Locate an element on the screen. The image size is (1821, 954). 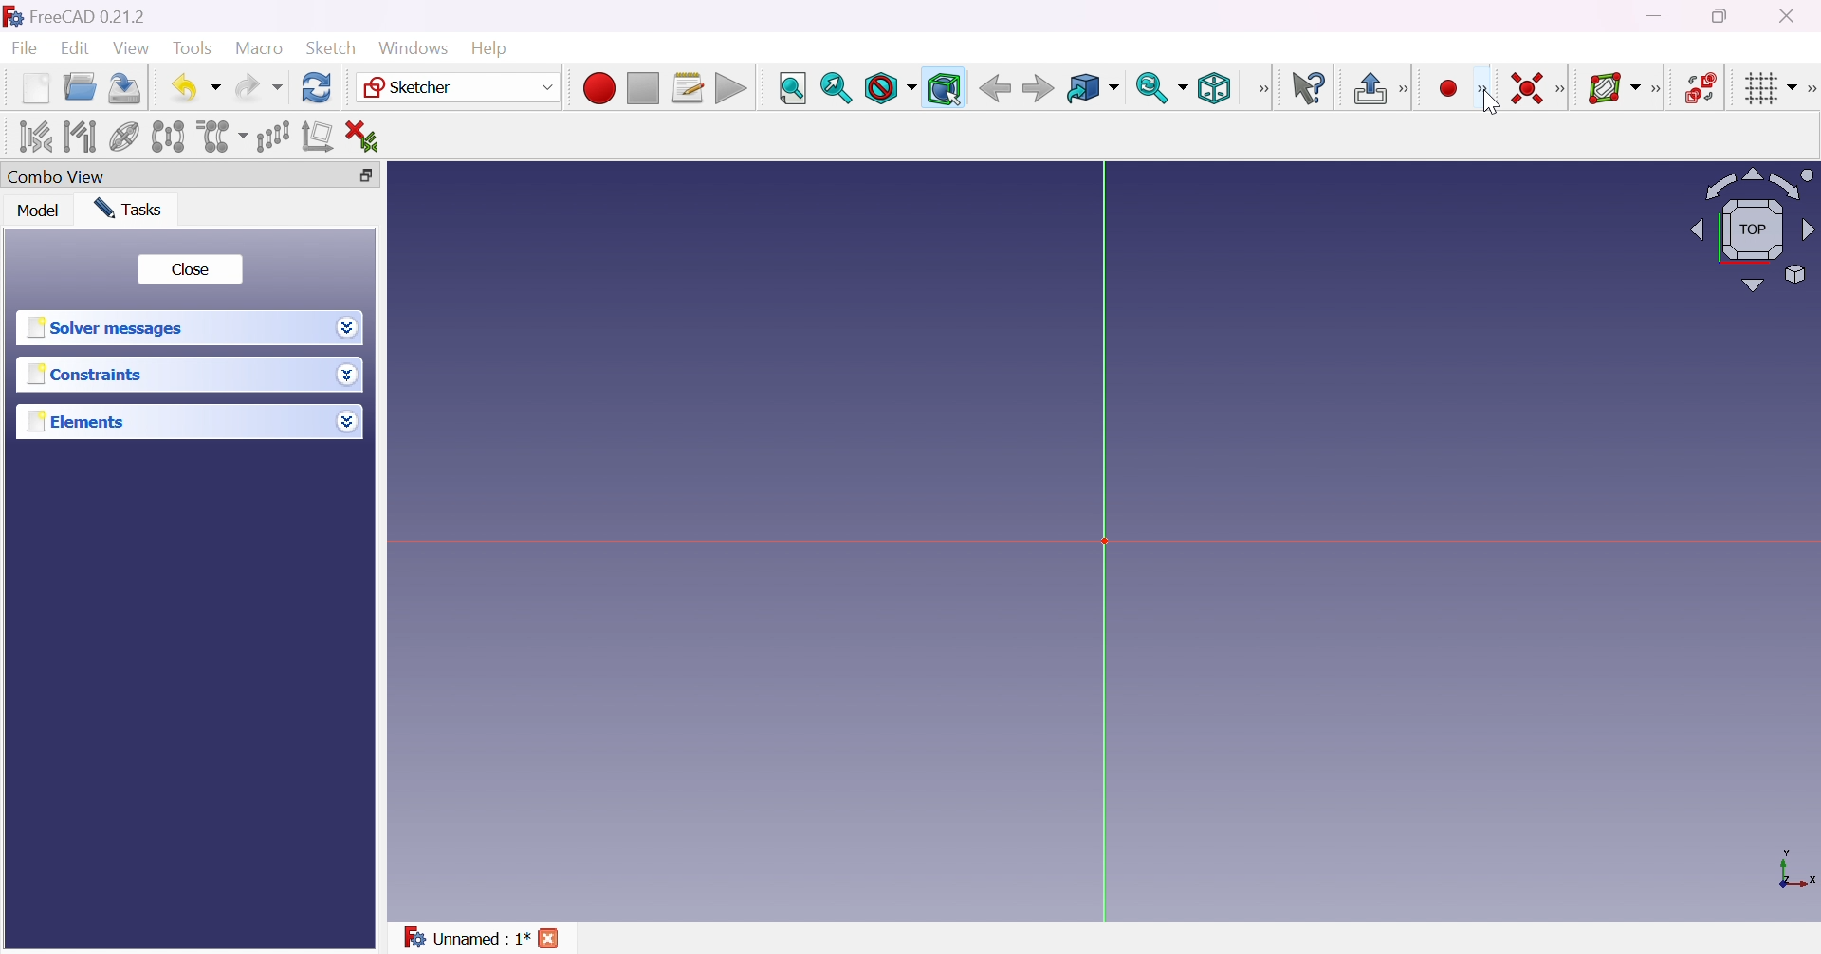
[Sketcher geometries]] is located at coordinates (1481, 89).